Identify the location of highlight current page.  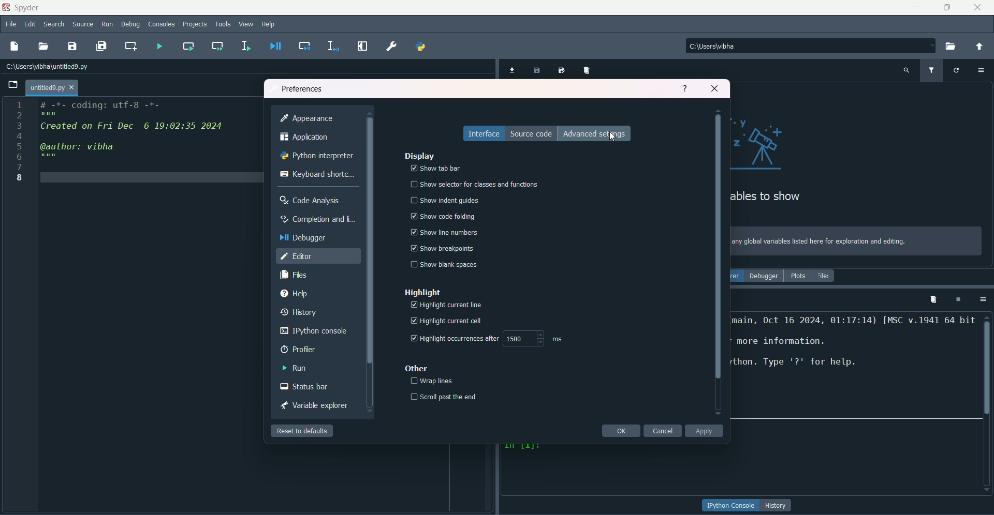
(446, 307).